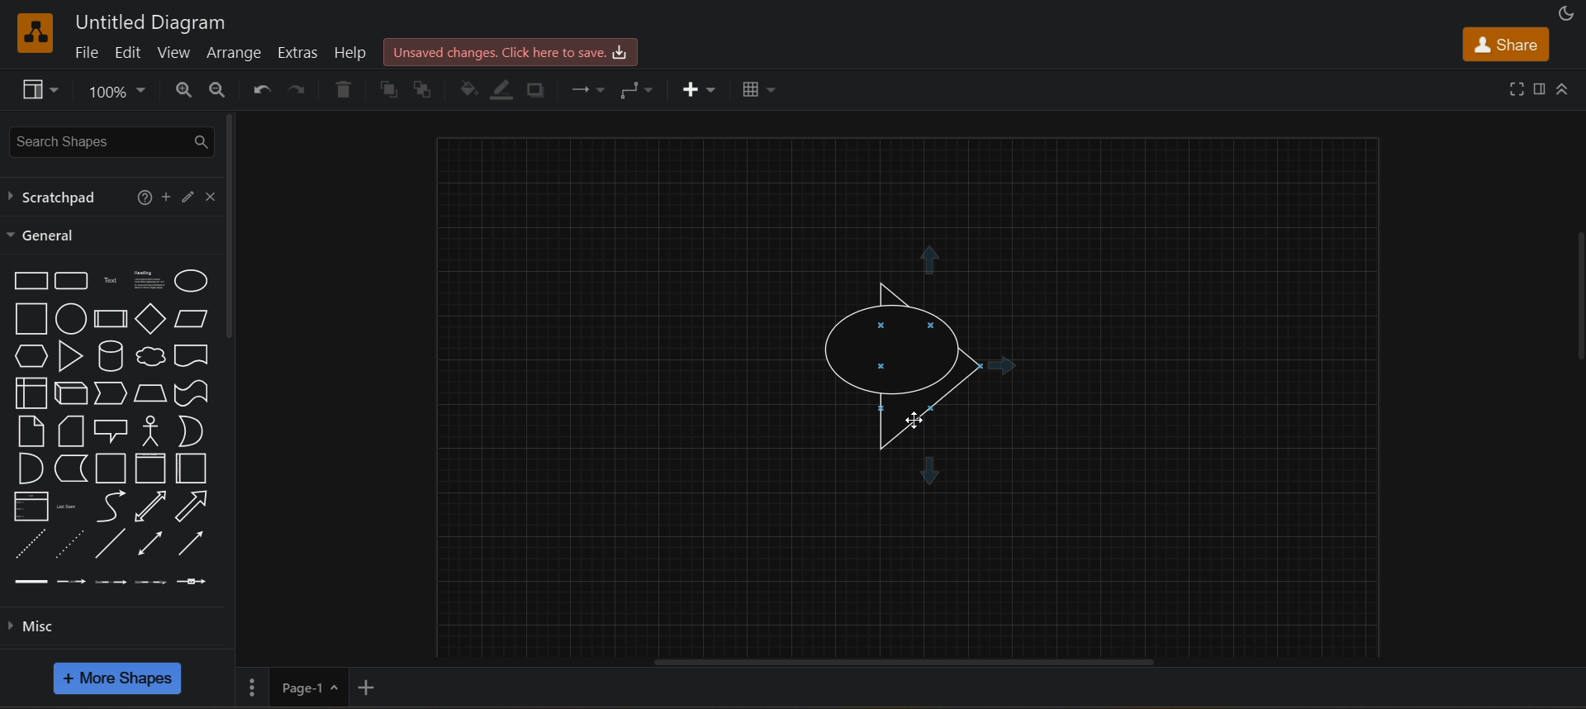  I want to click on dashed line, so click(31, 543).